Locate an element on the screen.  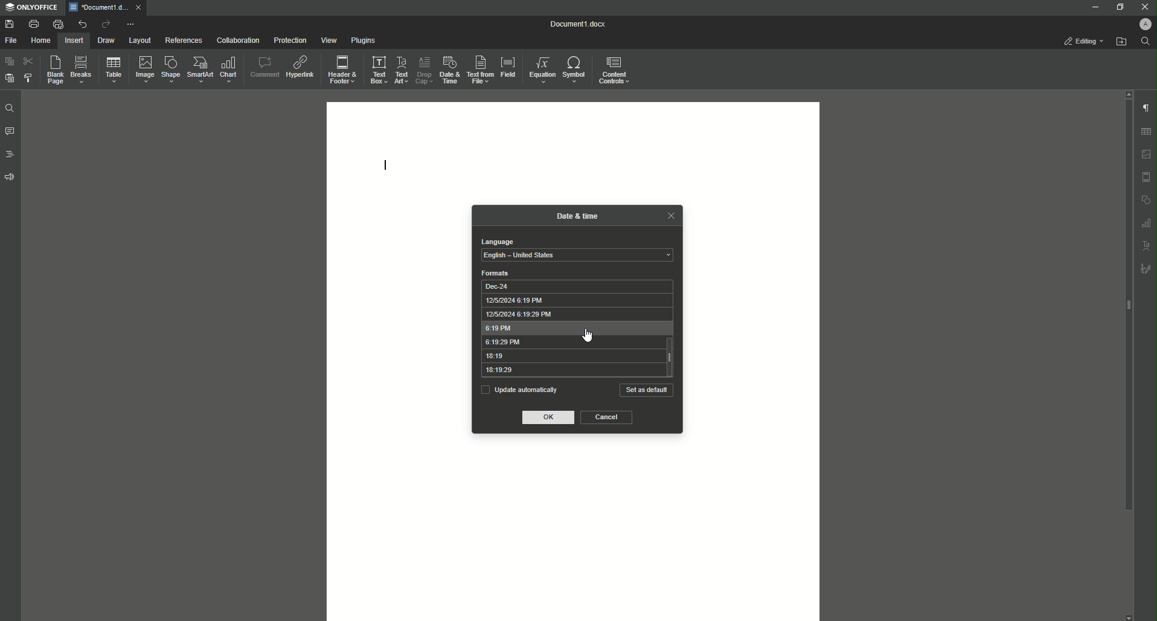
signature settings is located at coordinates (1146, 268).